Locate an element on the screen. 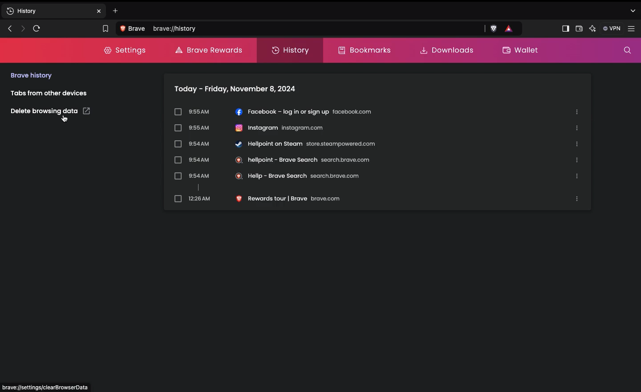 The width and height of the screenshot is (641, 392). brave shield is located at coordinates (495, 29).